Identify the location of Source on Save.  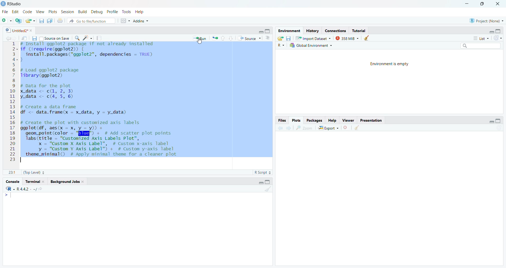
(56, 38).